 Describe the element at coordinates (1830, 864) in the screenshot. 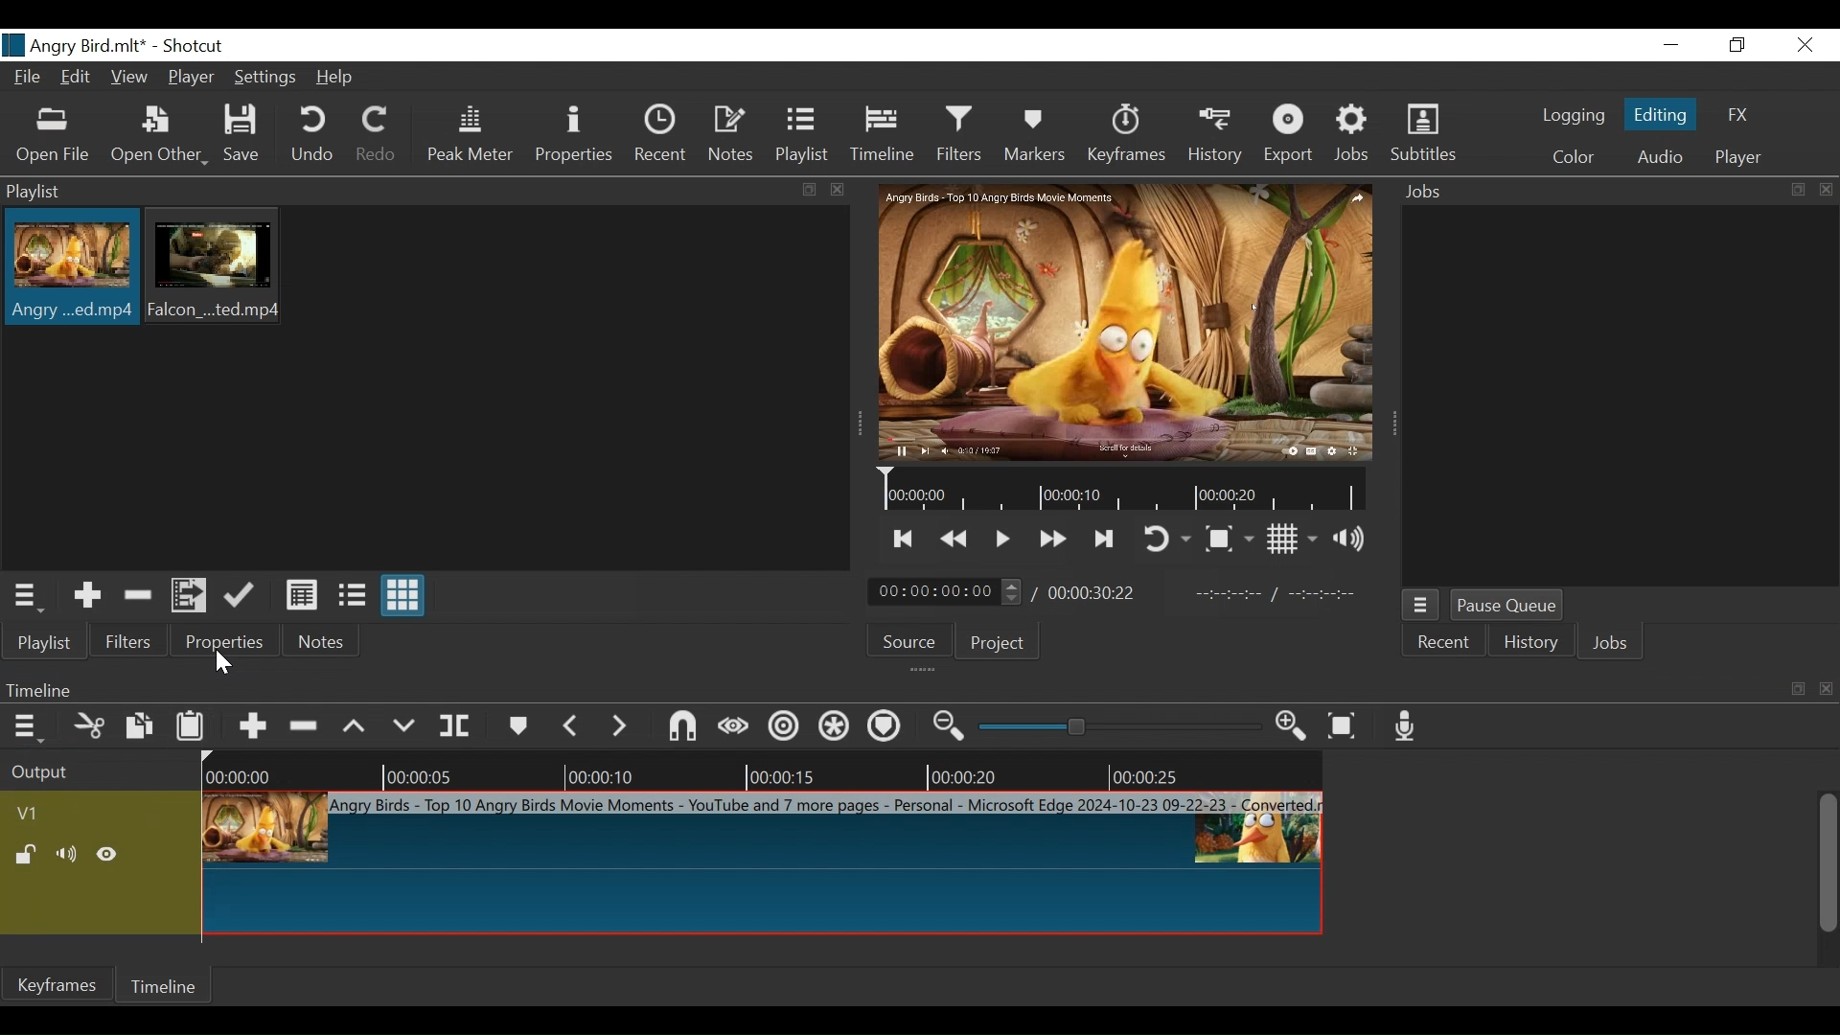

I see `Vertical Scroll bar` at that location.